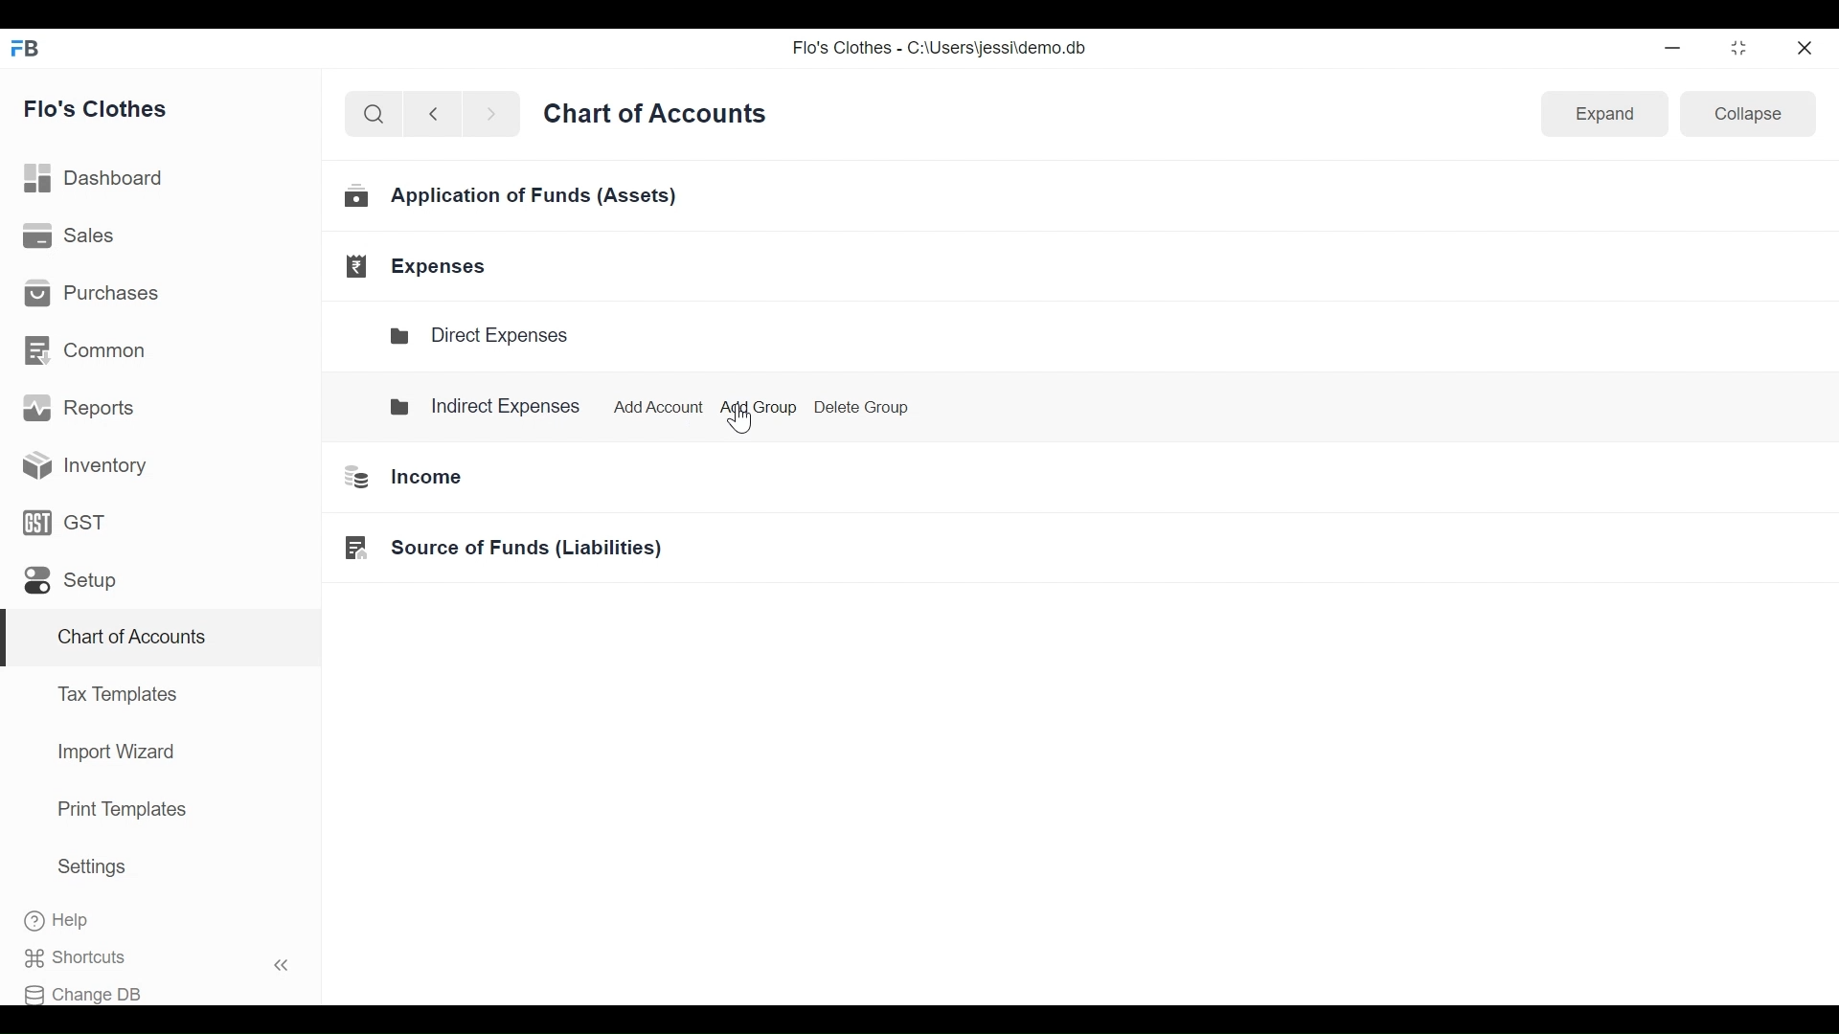  What do you see at coordinates (513, 199) in the screenshot?
I see `Application of Funds (Assets)` at bounding box center [513, 199].